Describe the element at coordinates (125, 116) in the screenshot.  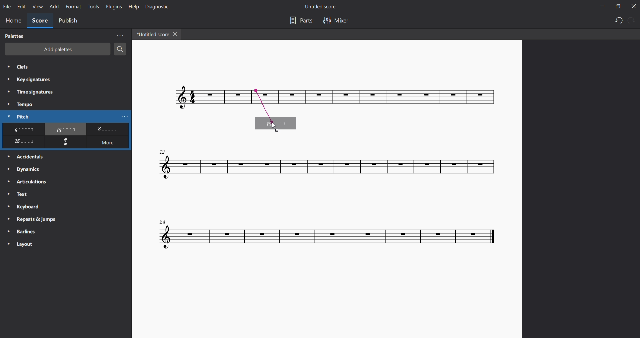
I see `more pitch options` at that location.